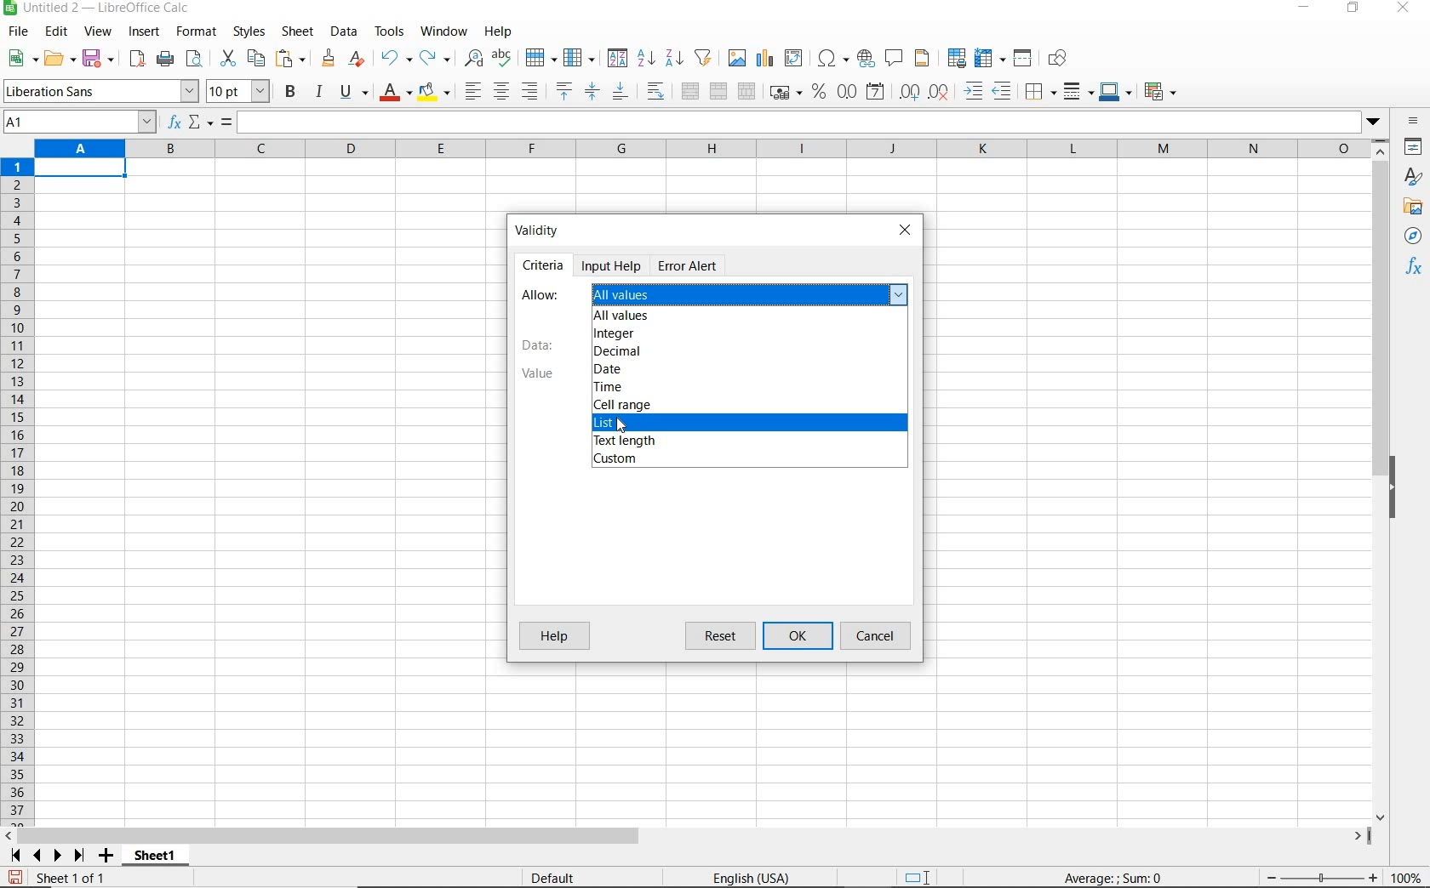  I want to click on insert, so click(143, 32).